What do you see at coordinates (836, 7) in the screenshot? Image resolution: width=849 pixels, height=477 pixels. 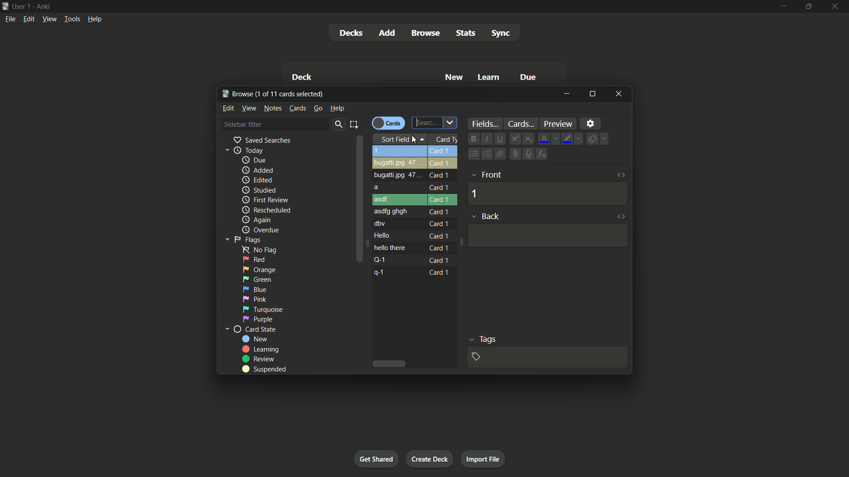 I see `close app` at bounding box center [836, 7].